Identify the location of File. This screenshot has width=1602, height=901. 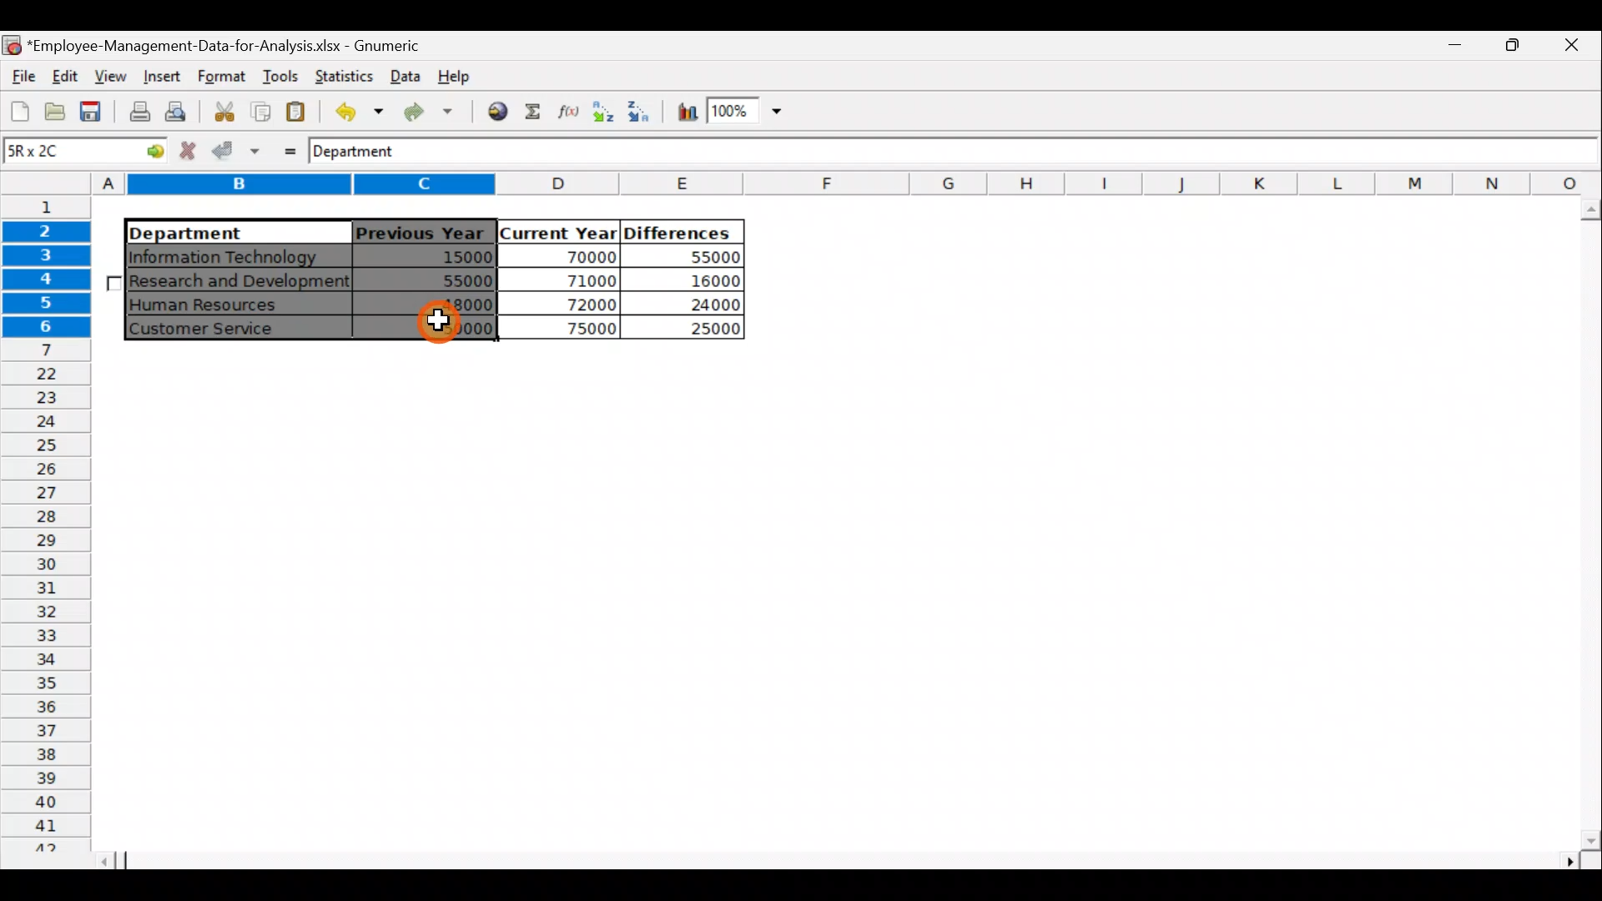
(21, 72).